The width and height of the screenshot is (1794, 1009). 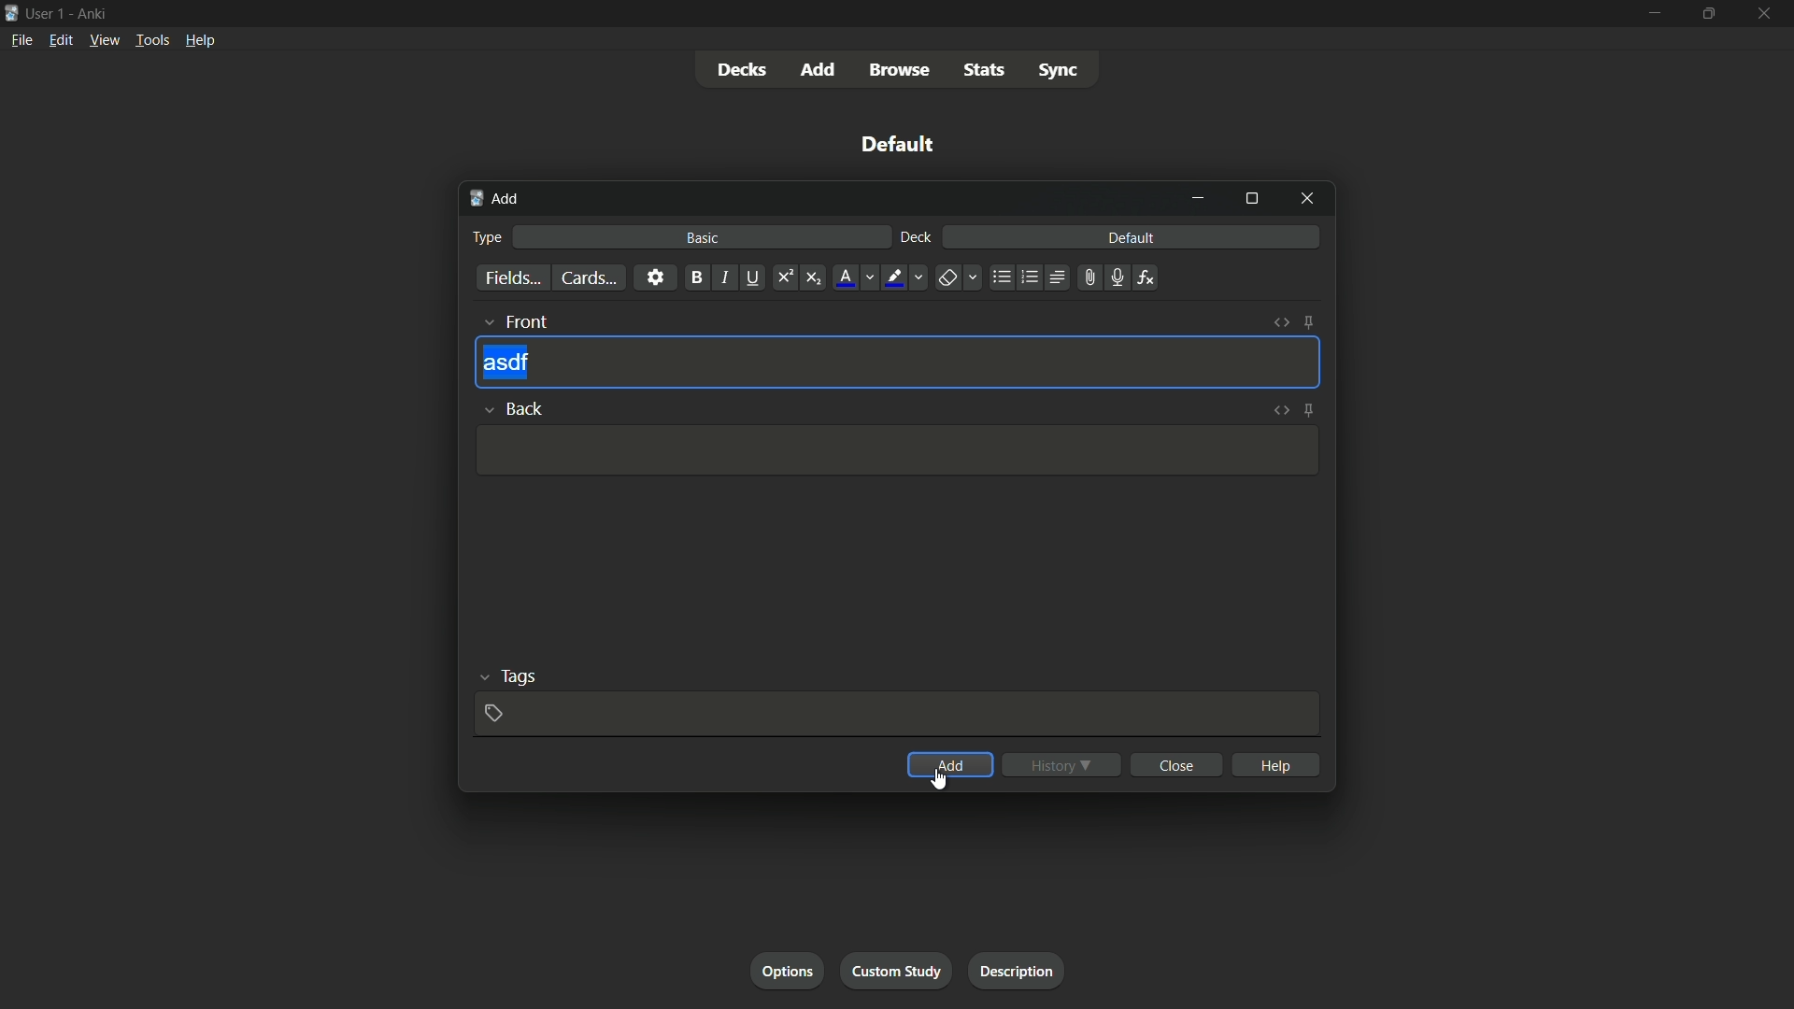 What do you see at coordinates (753, 277) in the screenshot?
I see `underline` at bounding box center [753, 277].